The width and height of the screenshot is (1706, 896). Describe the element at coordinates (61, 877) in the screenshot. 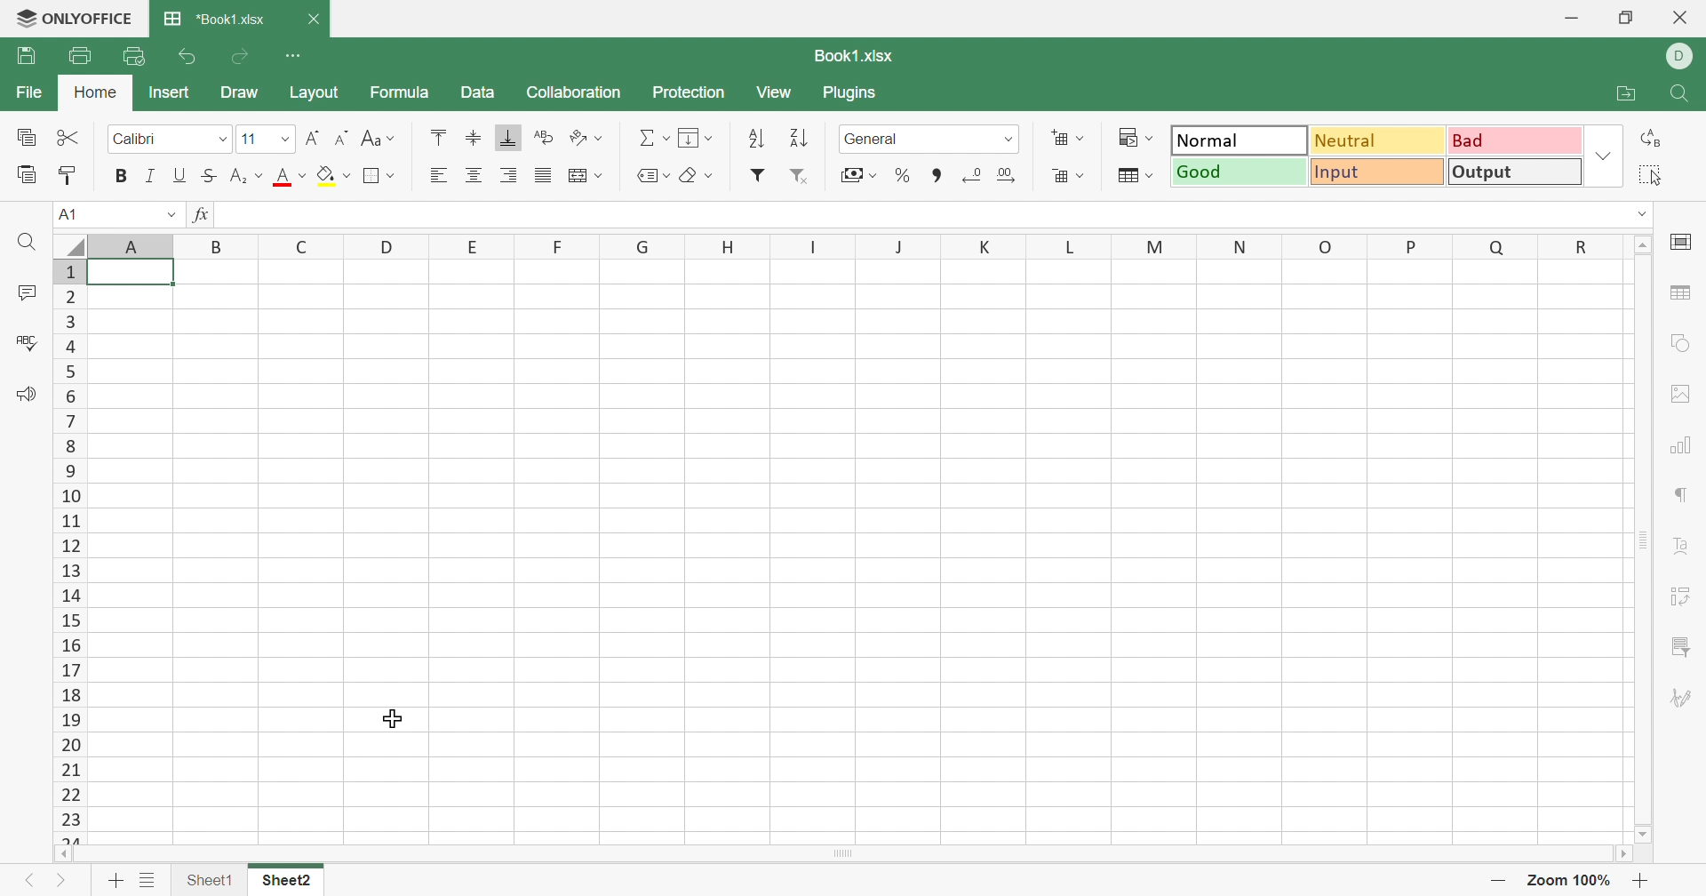

I see `Next` at that location.